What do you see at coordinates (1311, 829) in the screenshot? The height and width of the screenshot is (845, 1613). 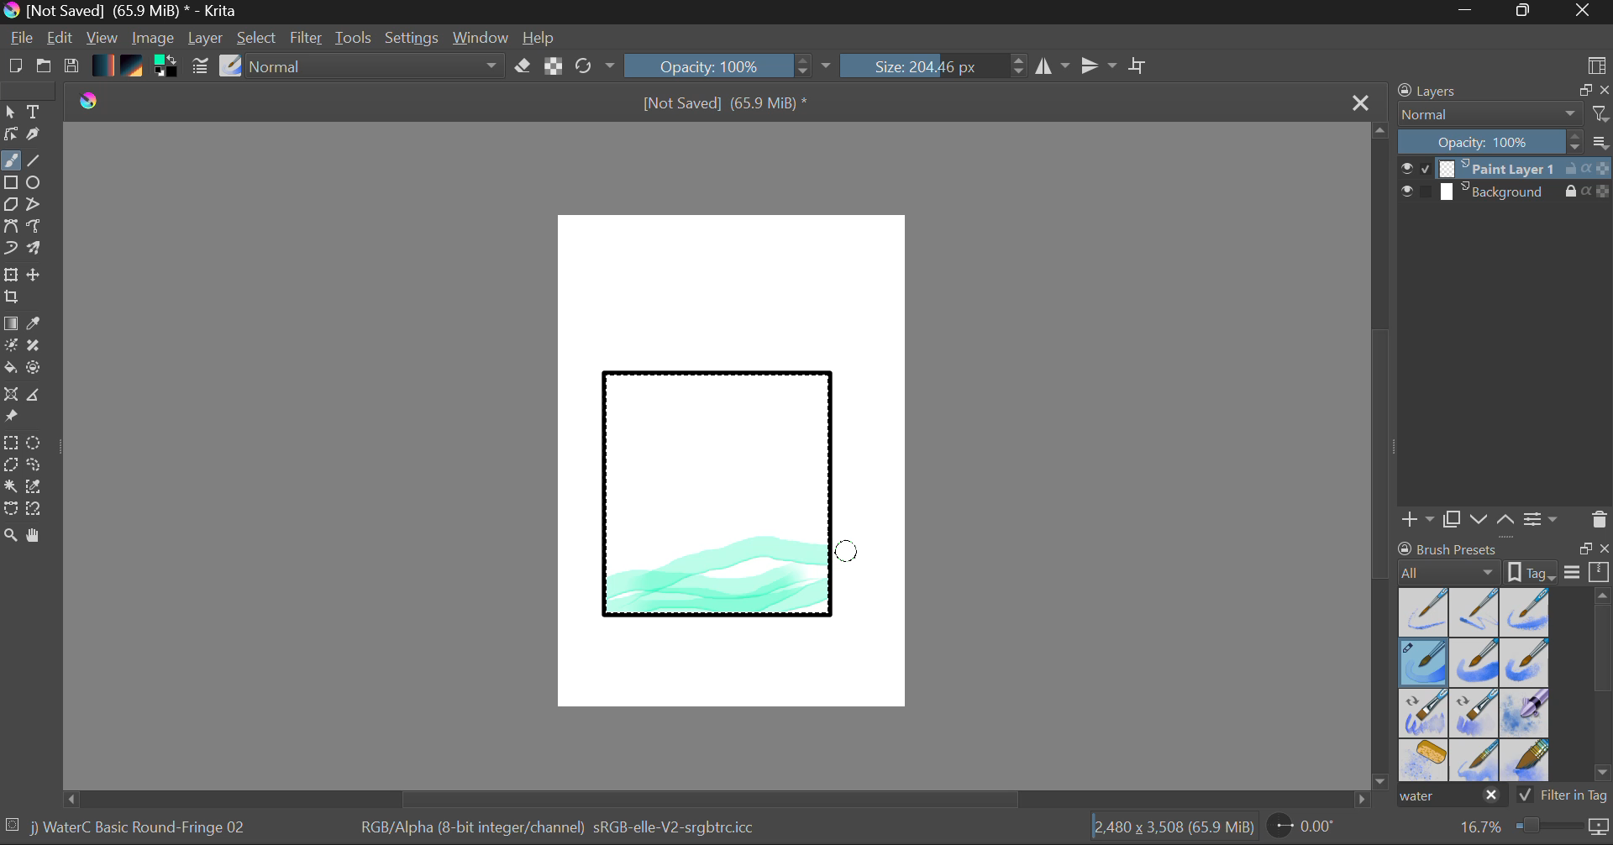 I see `Page Rotation` at bounding box center [1311, 829].